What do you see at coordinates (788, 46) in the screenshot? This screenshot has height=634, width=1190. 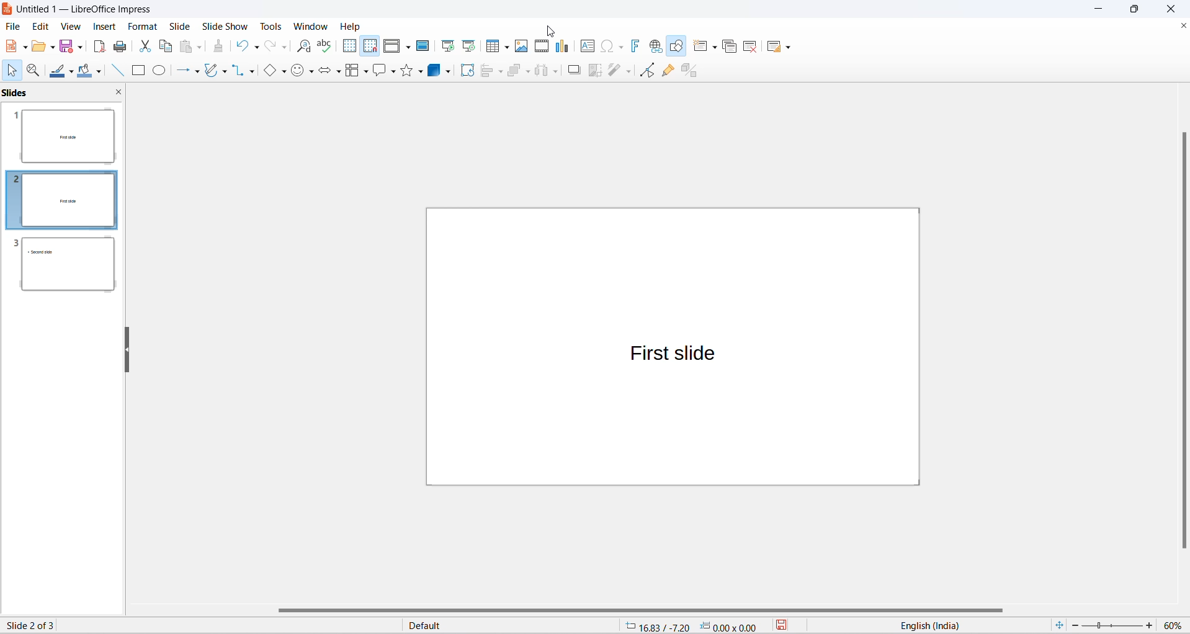 I see `slide layout options` at bounding box center [788, 46].